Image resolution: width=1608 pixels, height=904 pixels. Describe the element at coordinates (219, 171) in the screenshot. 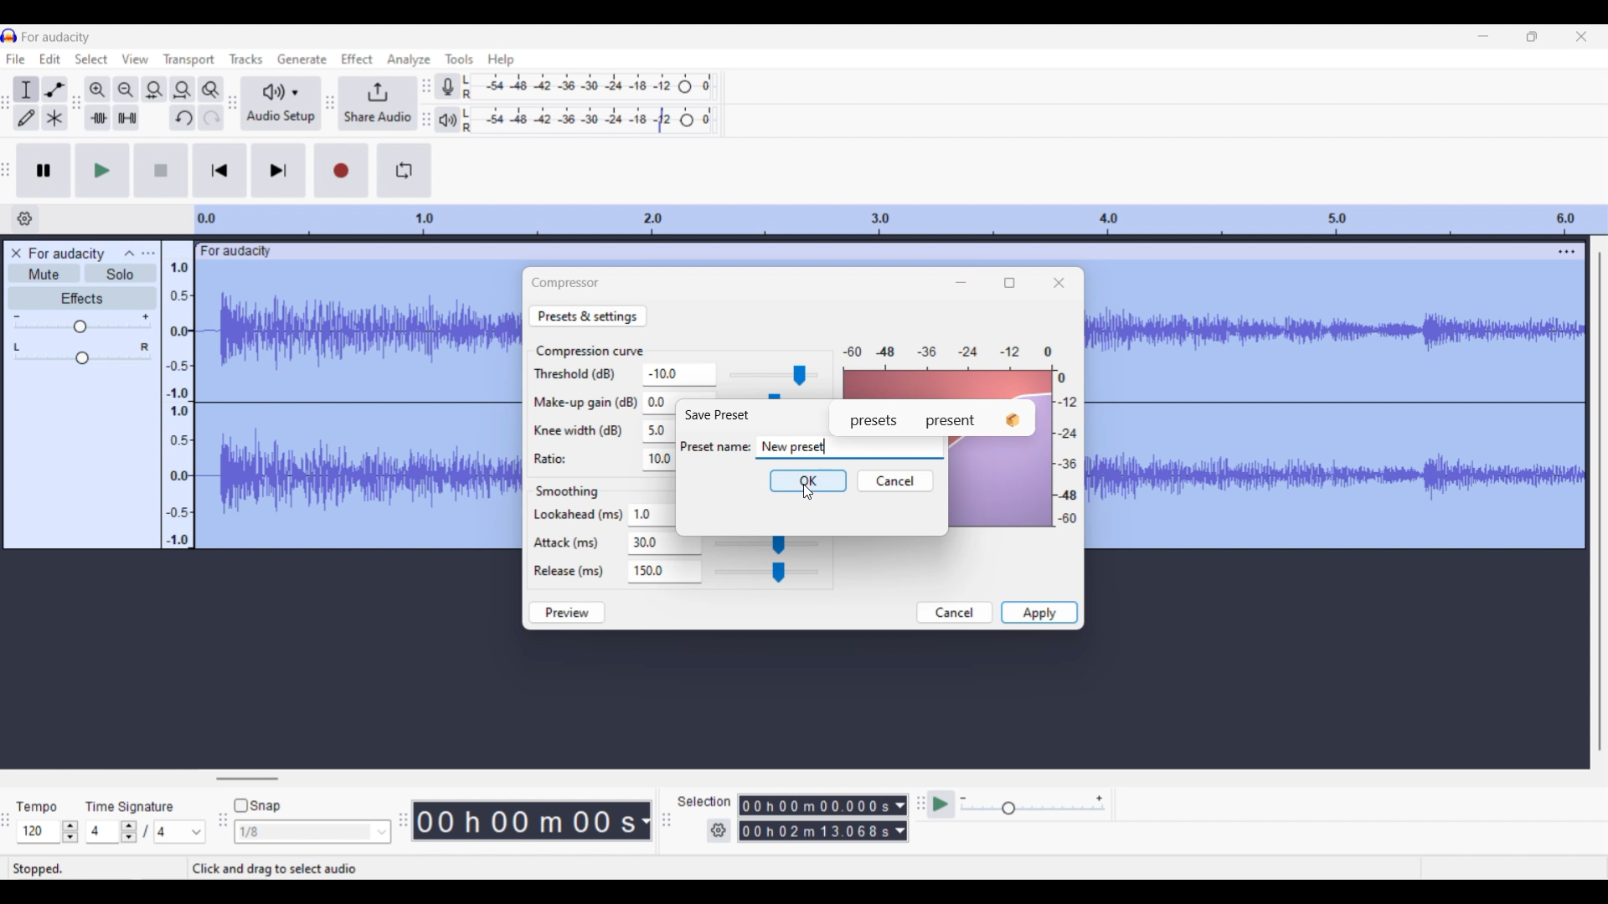

I see `Skip/Select to start` at that location.